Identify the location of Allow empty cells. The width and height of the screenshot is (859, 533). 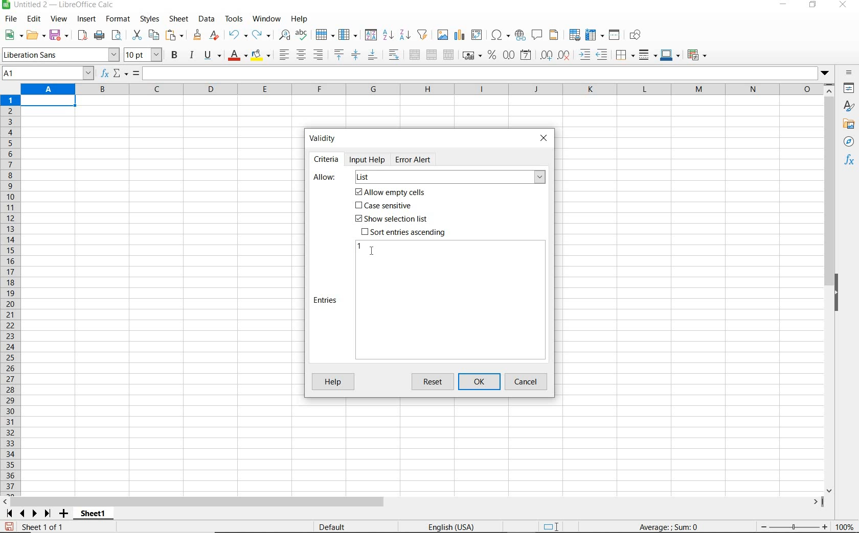
(391, 192).